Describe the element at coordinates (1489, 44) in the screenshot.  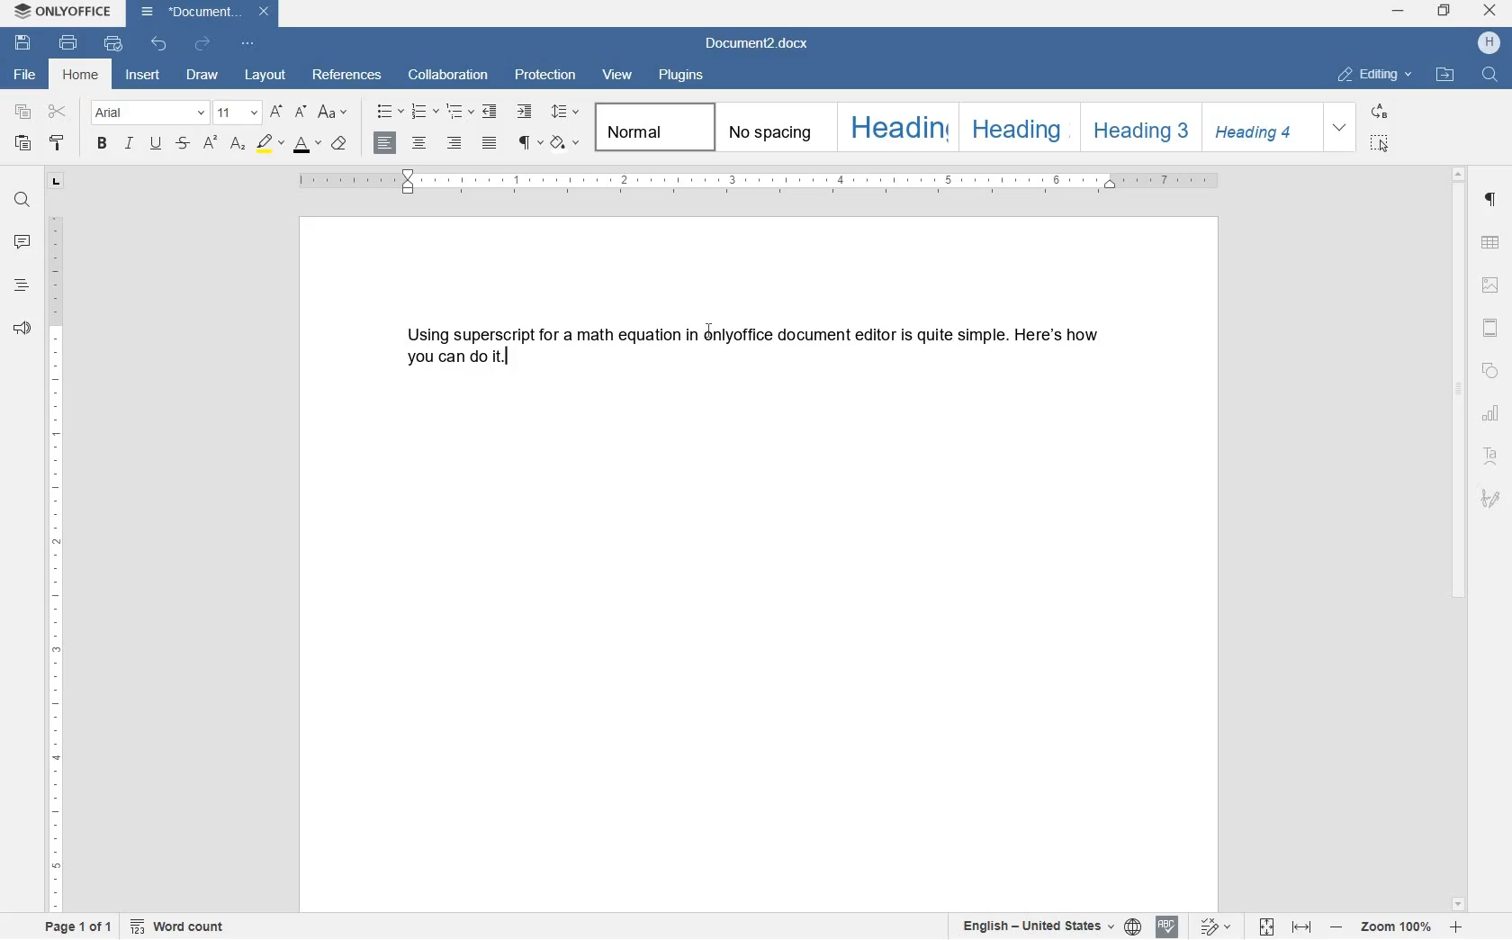
I see `HP` at that location.